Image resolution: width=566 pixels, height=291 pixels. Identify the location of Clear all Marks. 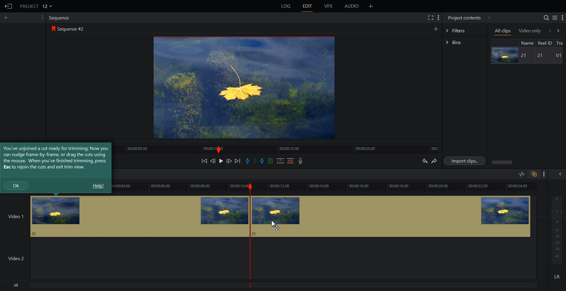
(255, 160).